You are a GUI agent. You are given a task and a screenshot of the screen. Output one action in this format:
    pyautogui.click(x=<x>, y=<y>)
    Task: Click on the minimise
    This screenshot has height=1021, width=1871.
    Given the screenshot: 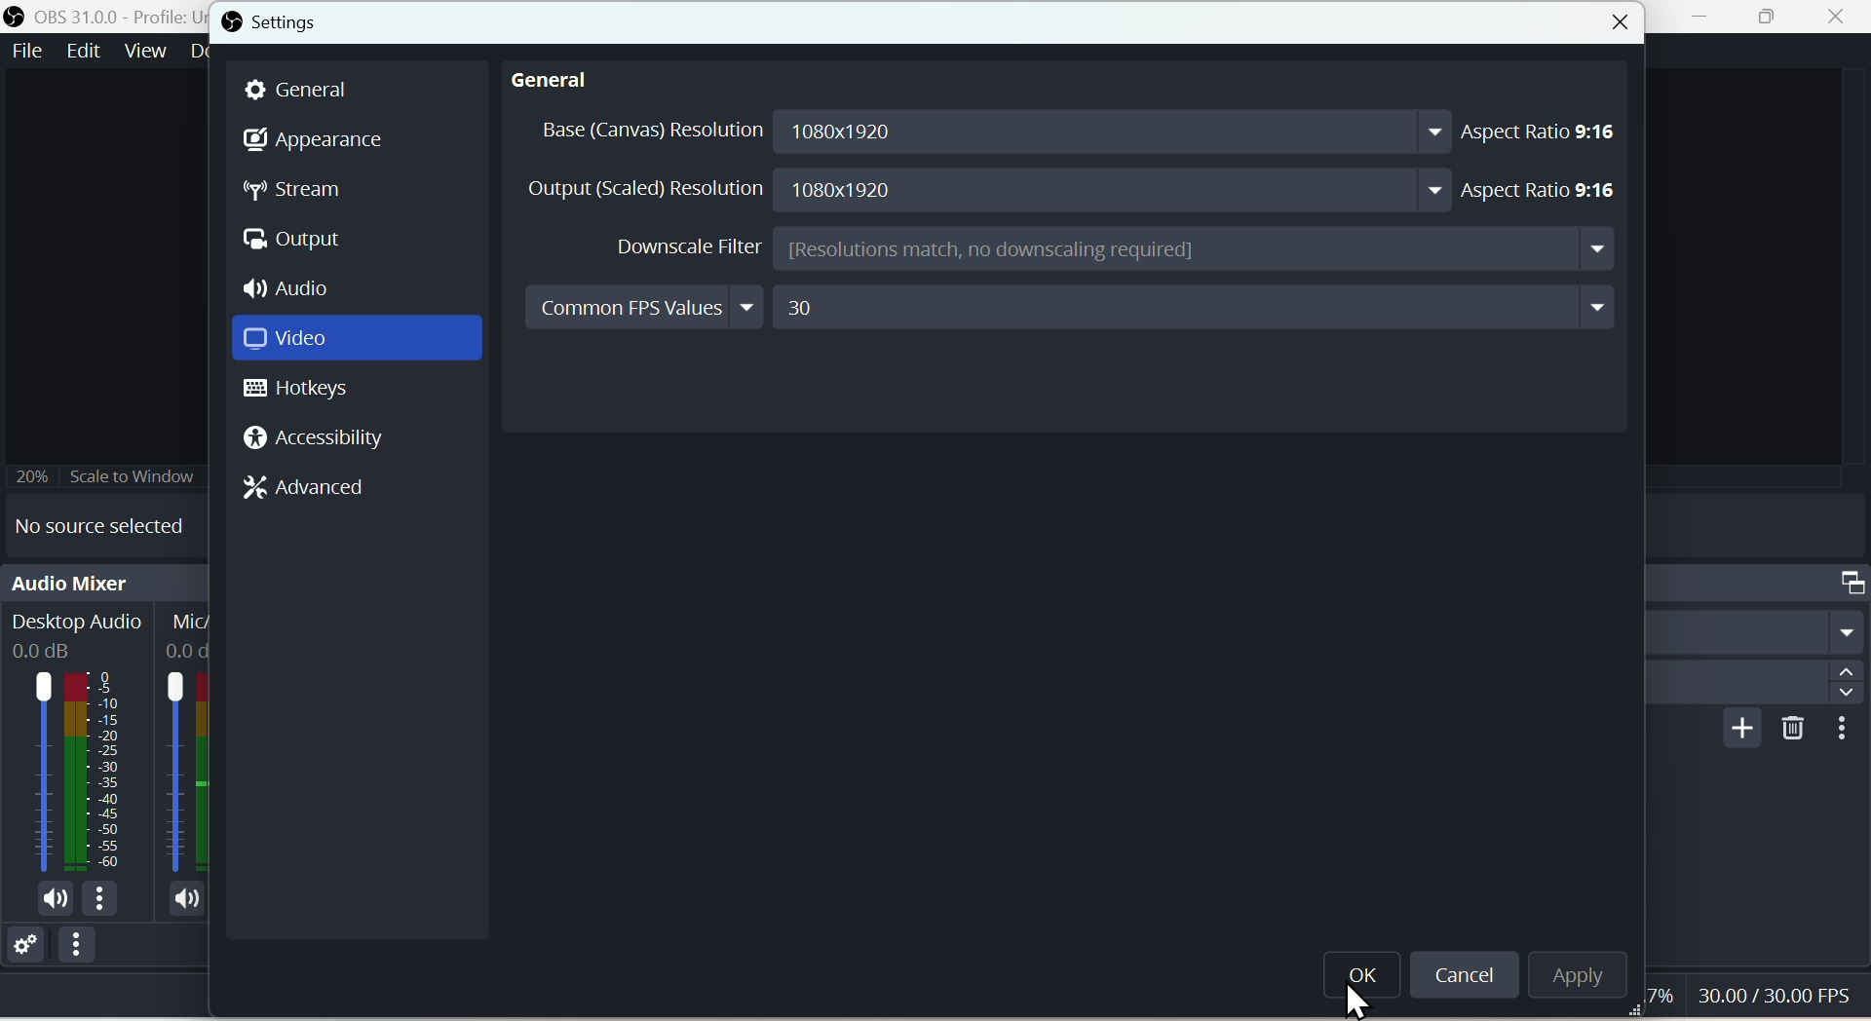 What is the action you would take?
    pyautogui.click(x=1706, y=19)
    